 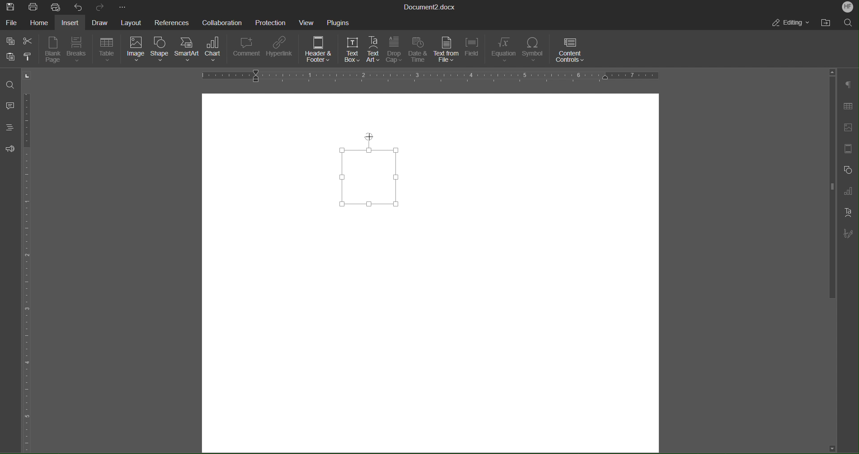 I want to click on More, so click(x=123, y=6).